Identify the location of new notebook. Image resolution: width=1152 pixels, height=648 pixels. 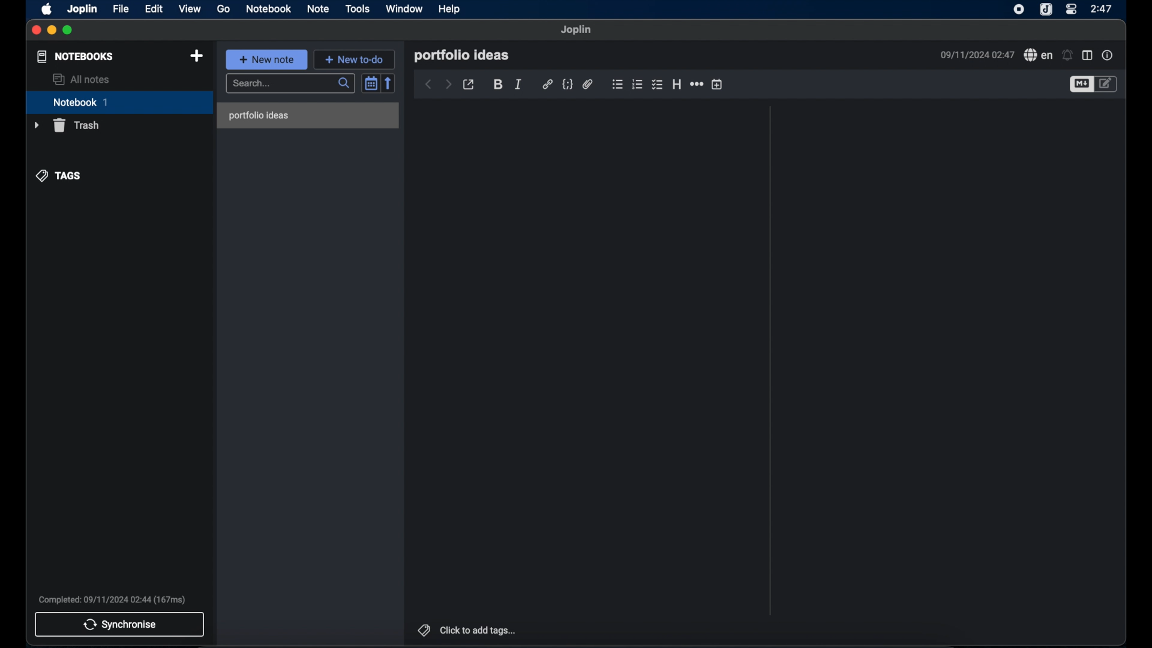
(196, 56).